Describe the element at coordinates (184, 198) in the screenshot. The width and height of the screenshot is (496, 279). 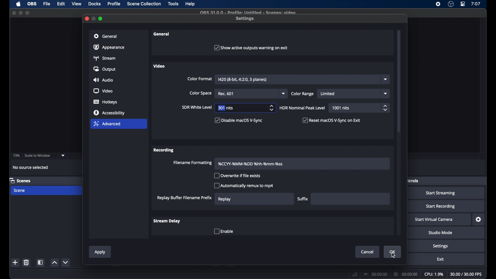
I see `replay buffer filename prefix` at that location.